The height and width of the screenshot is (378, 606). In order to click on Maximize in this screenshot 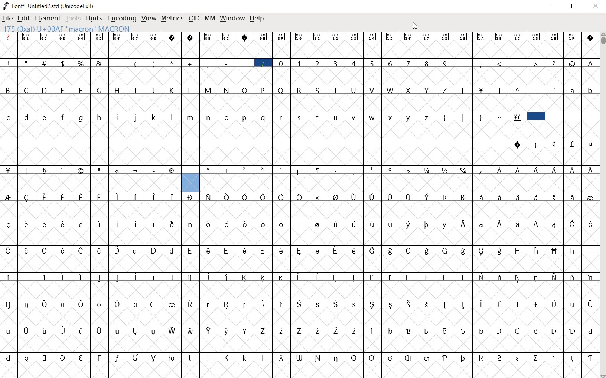, I will do `click(576, 7)`.